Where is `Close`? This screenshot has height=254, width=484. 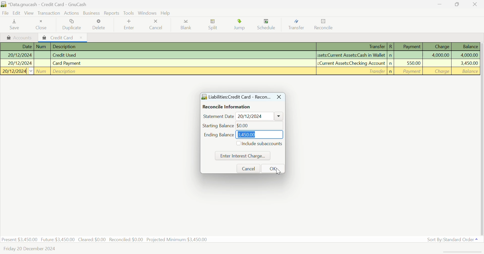 Close is located at coordinates (42, 25).